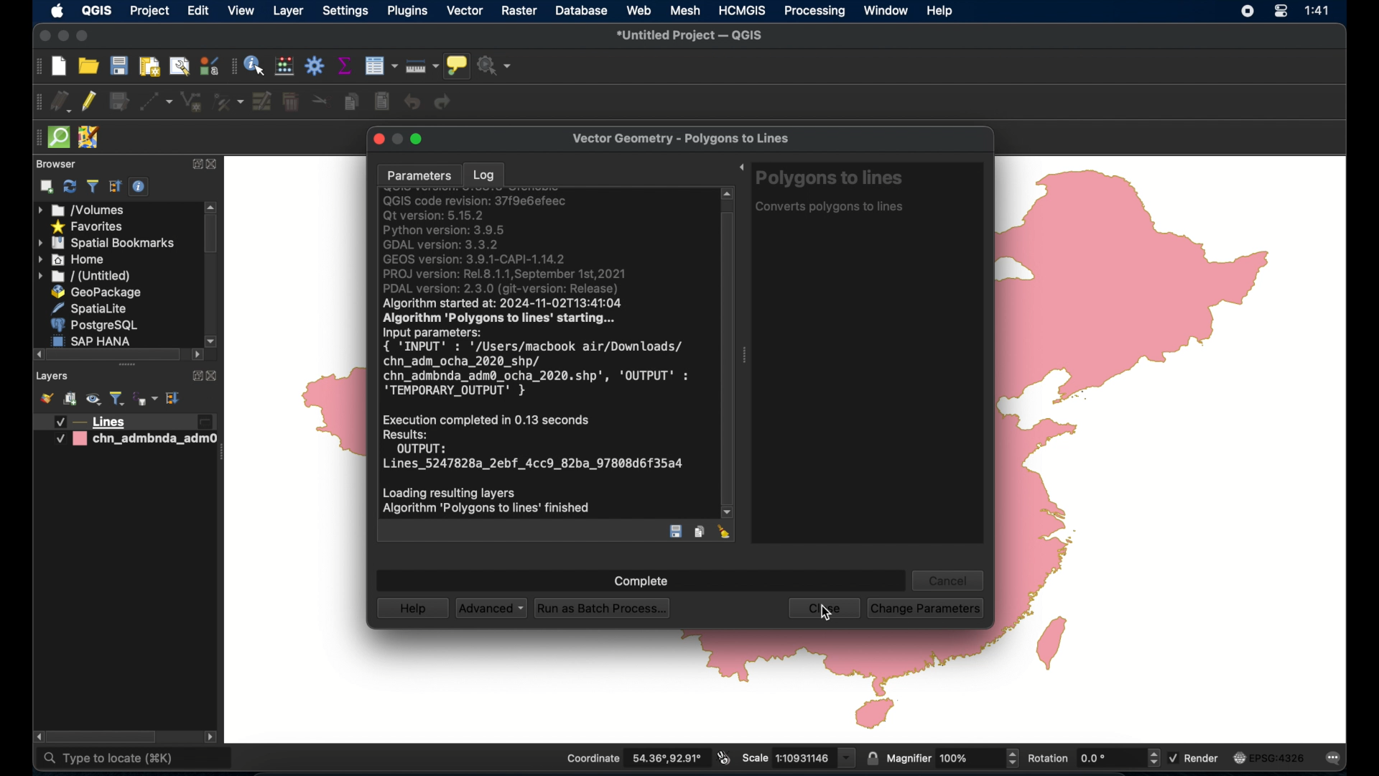 The image size is (1379, 776). I want to click on parameters, so click(417, 174).